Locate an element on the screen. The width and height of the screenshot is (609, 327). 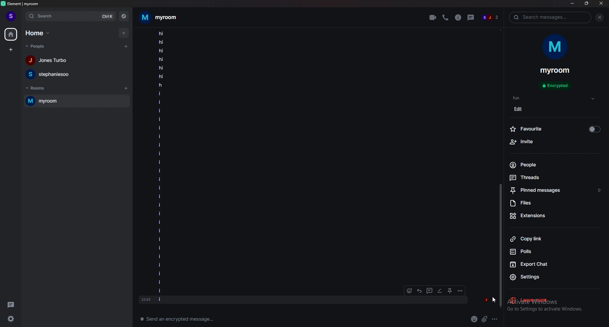
home is located at coordinates (38, 33).